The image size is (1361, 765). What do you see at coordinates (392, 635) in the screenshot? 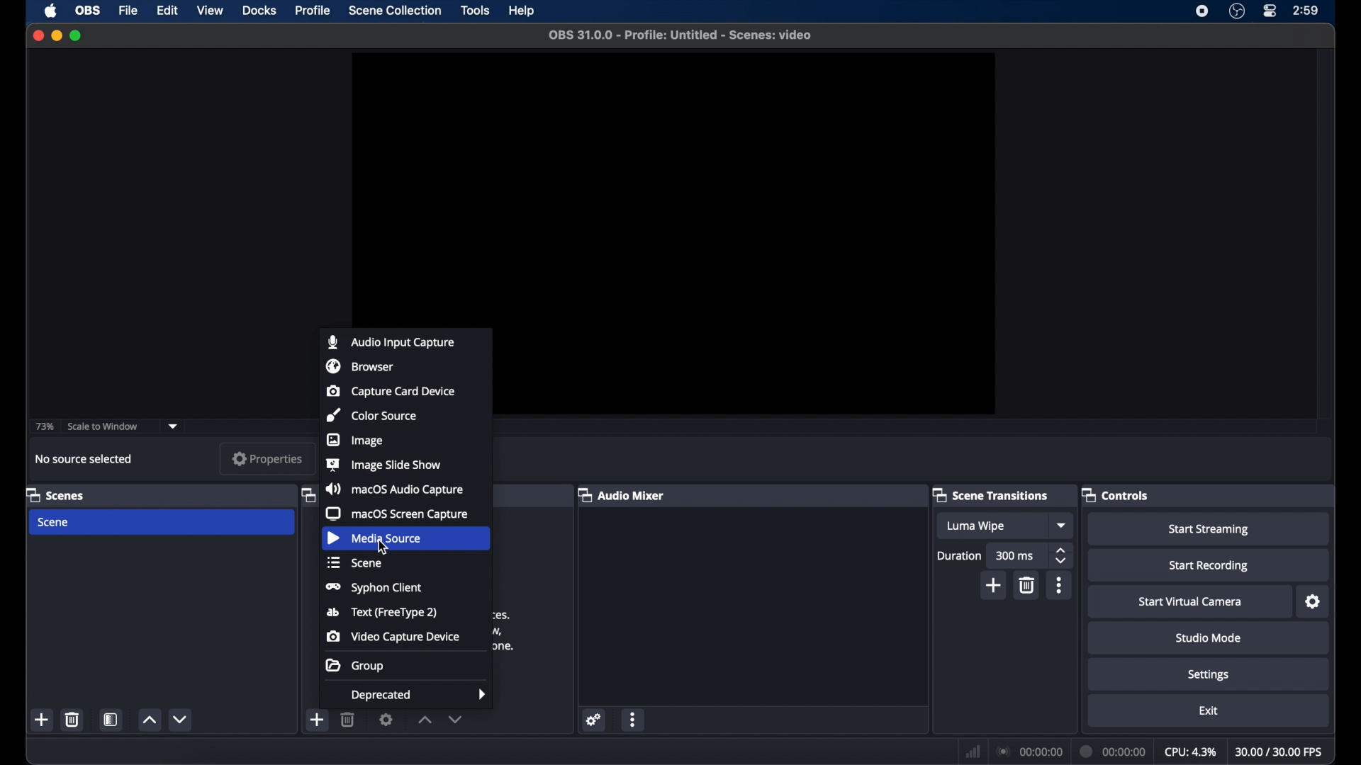
I see `video capture device` at bounding box center [392, 635].